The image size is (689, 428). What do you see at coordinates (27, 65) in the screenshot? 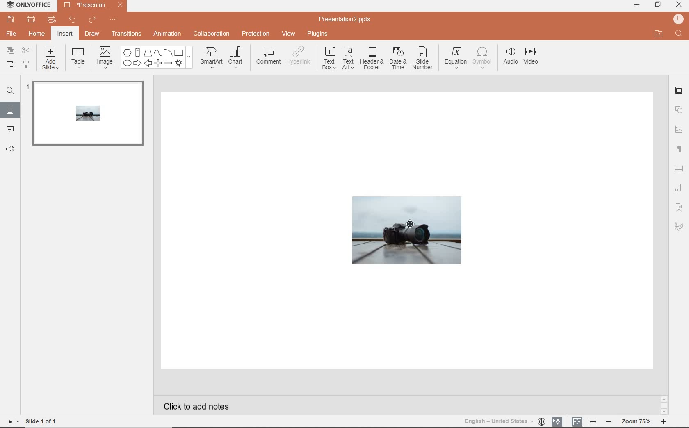
I see `copy style` at bounding box center [27, 65].